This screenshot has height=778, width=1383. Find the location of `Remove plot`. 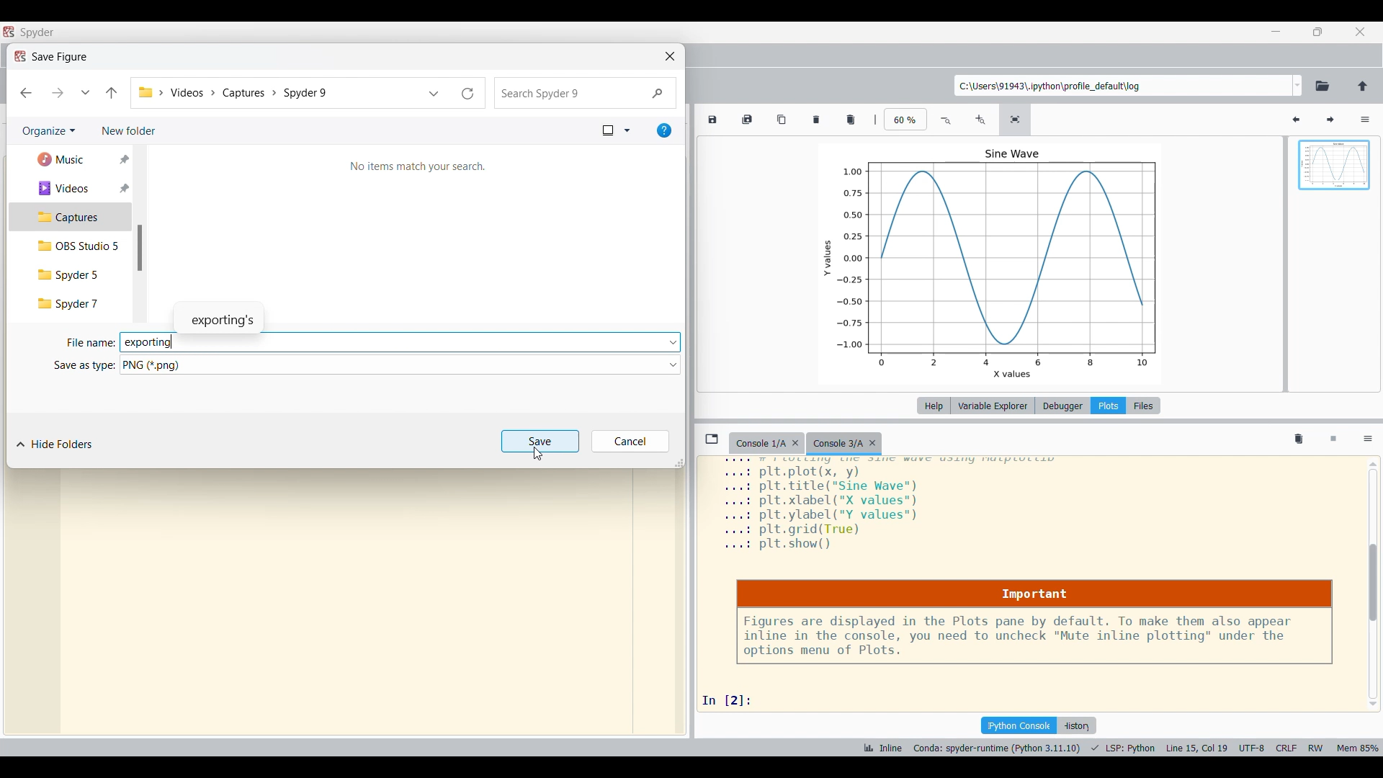

Remove plot is located at coordinates (817, 120).